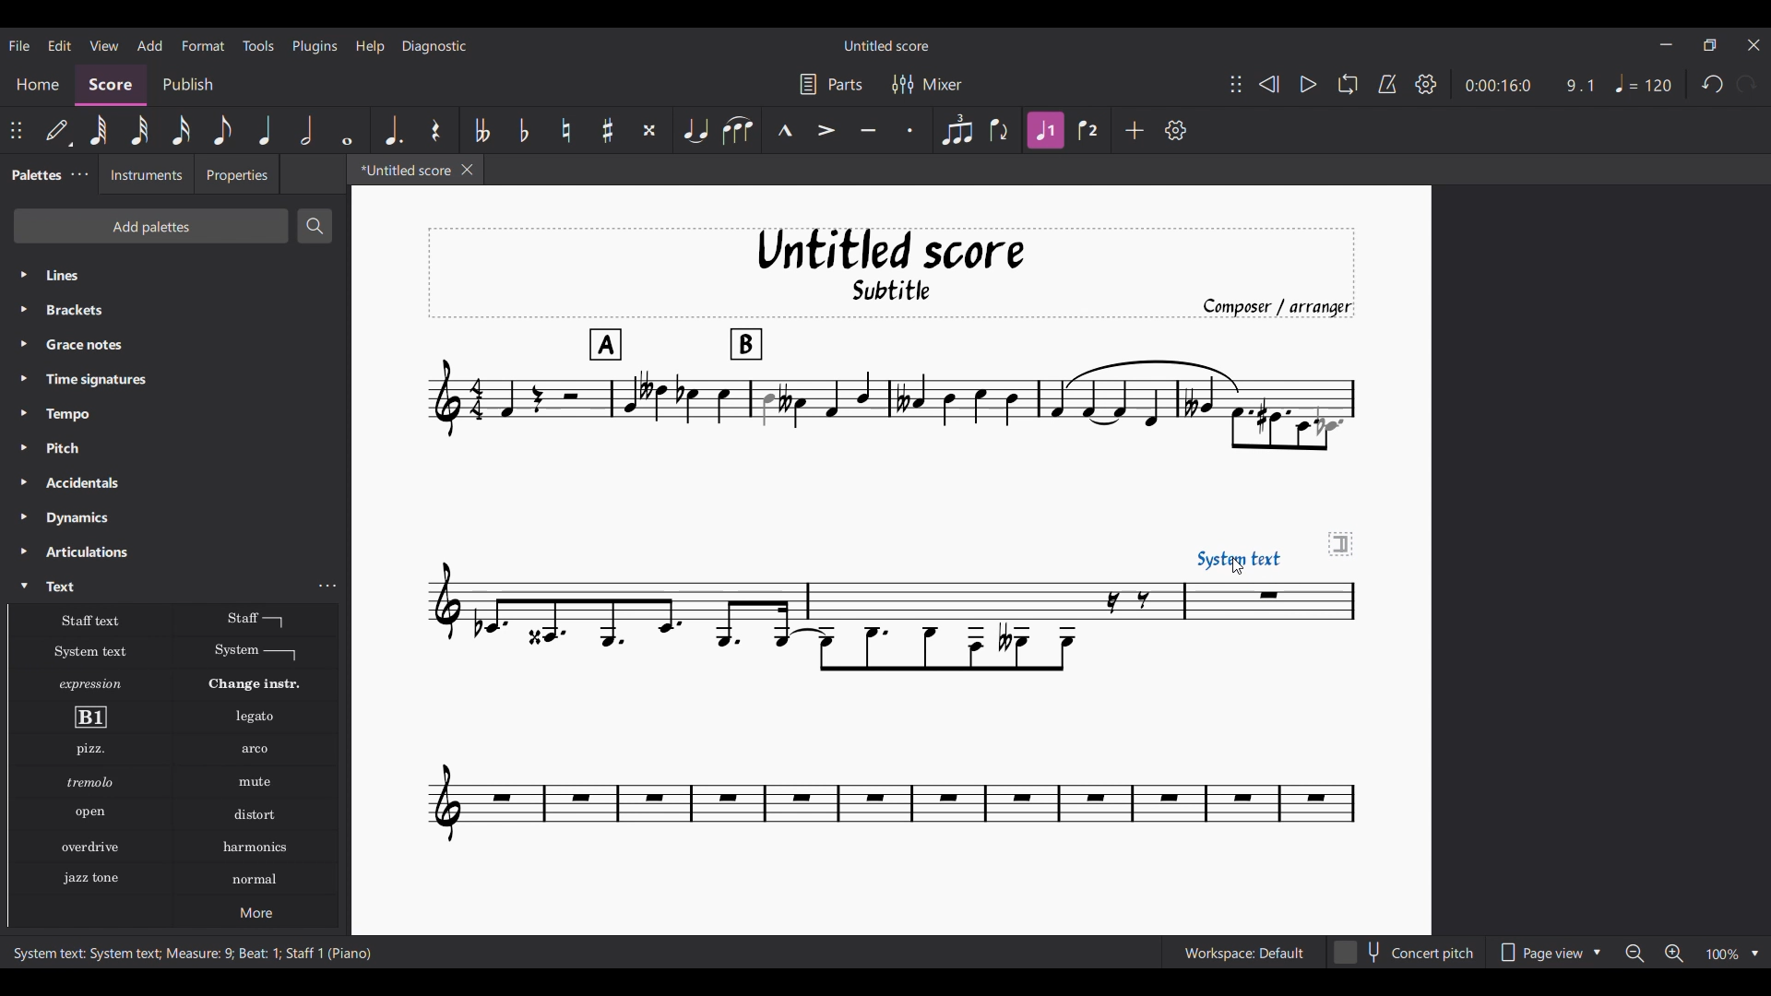 Image resolution: width=1771 pixels, height=996 pixels. What do you see at coordinates (607, 130) in the screenshot?
I see `Toggle sharp` at bounding box center [607, 130].